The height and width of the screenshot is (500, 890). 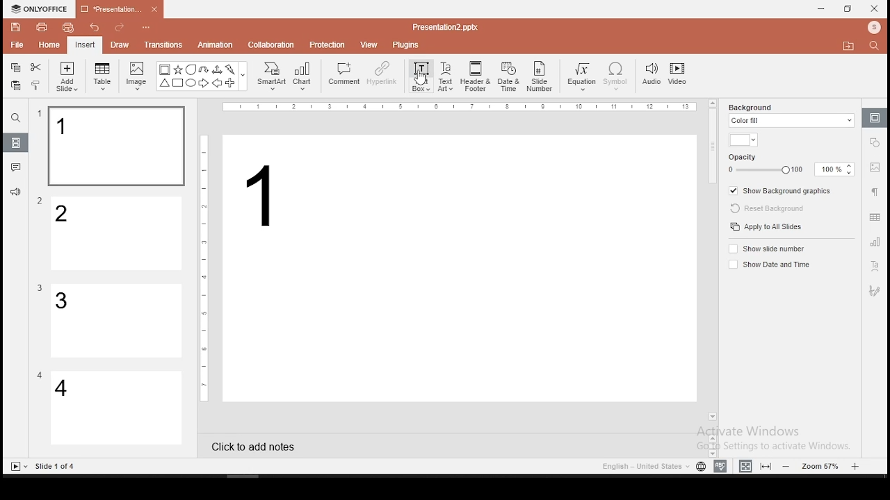 What do you see at coordinates (643, 467) in the screenshot?
I see `Language` at bounding box center [643, 467].